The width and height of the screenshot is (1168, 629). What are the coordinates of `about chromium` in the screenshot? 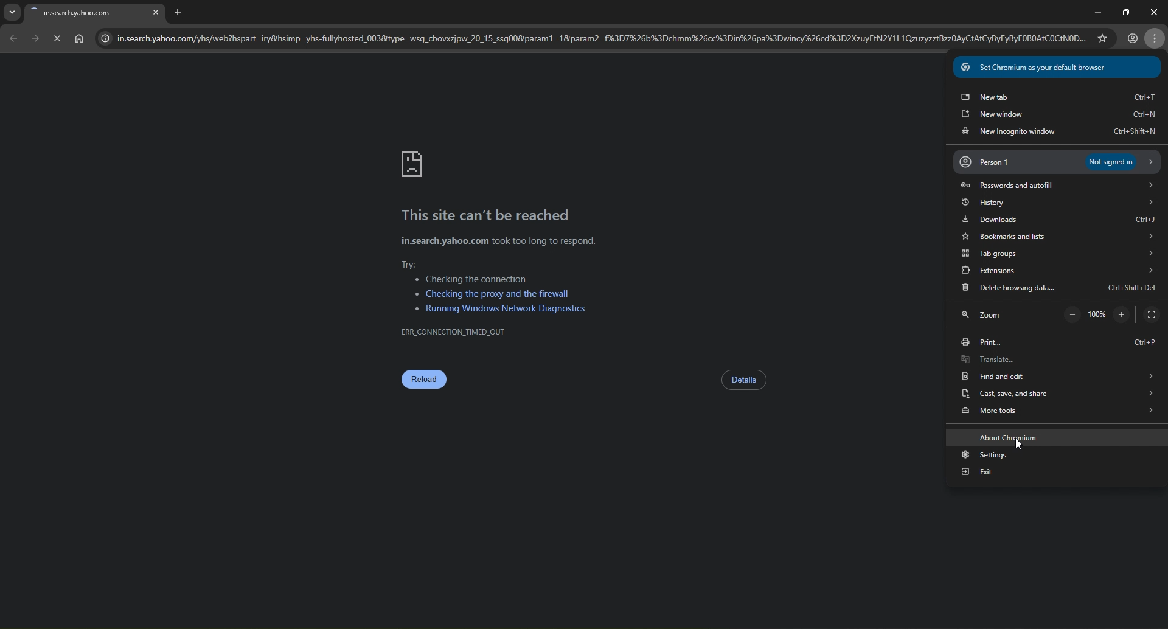 It's located at (1057, 437).